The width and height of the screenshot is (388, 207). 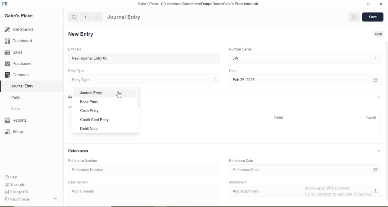 What do you see at coordinates (379, 97) in the screenshot?
I see `collapse/expand` at bounding box center [379, 97].